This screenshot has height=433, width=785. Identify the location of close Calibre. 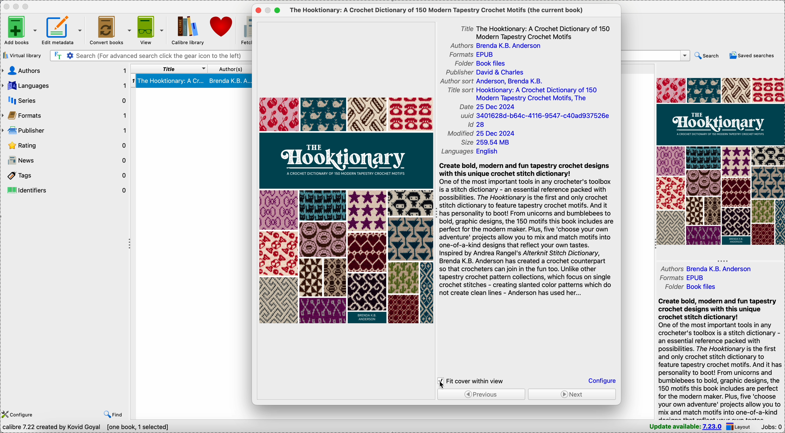
(6, 7).